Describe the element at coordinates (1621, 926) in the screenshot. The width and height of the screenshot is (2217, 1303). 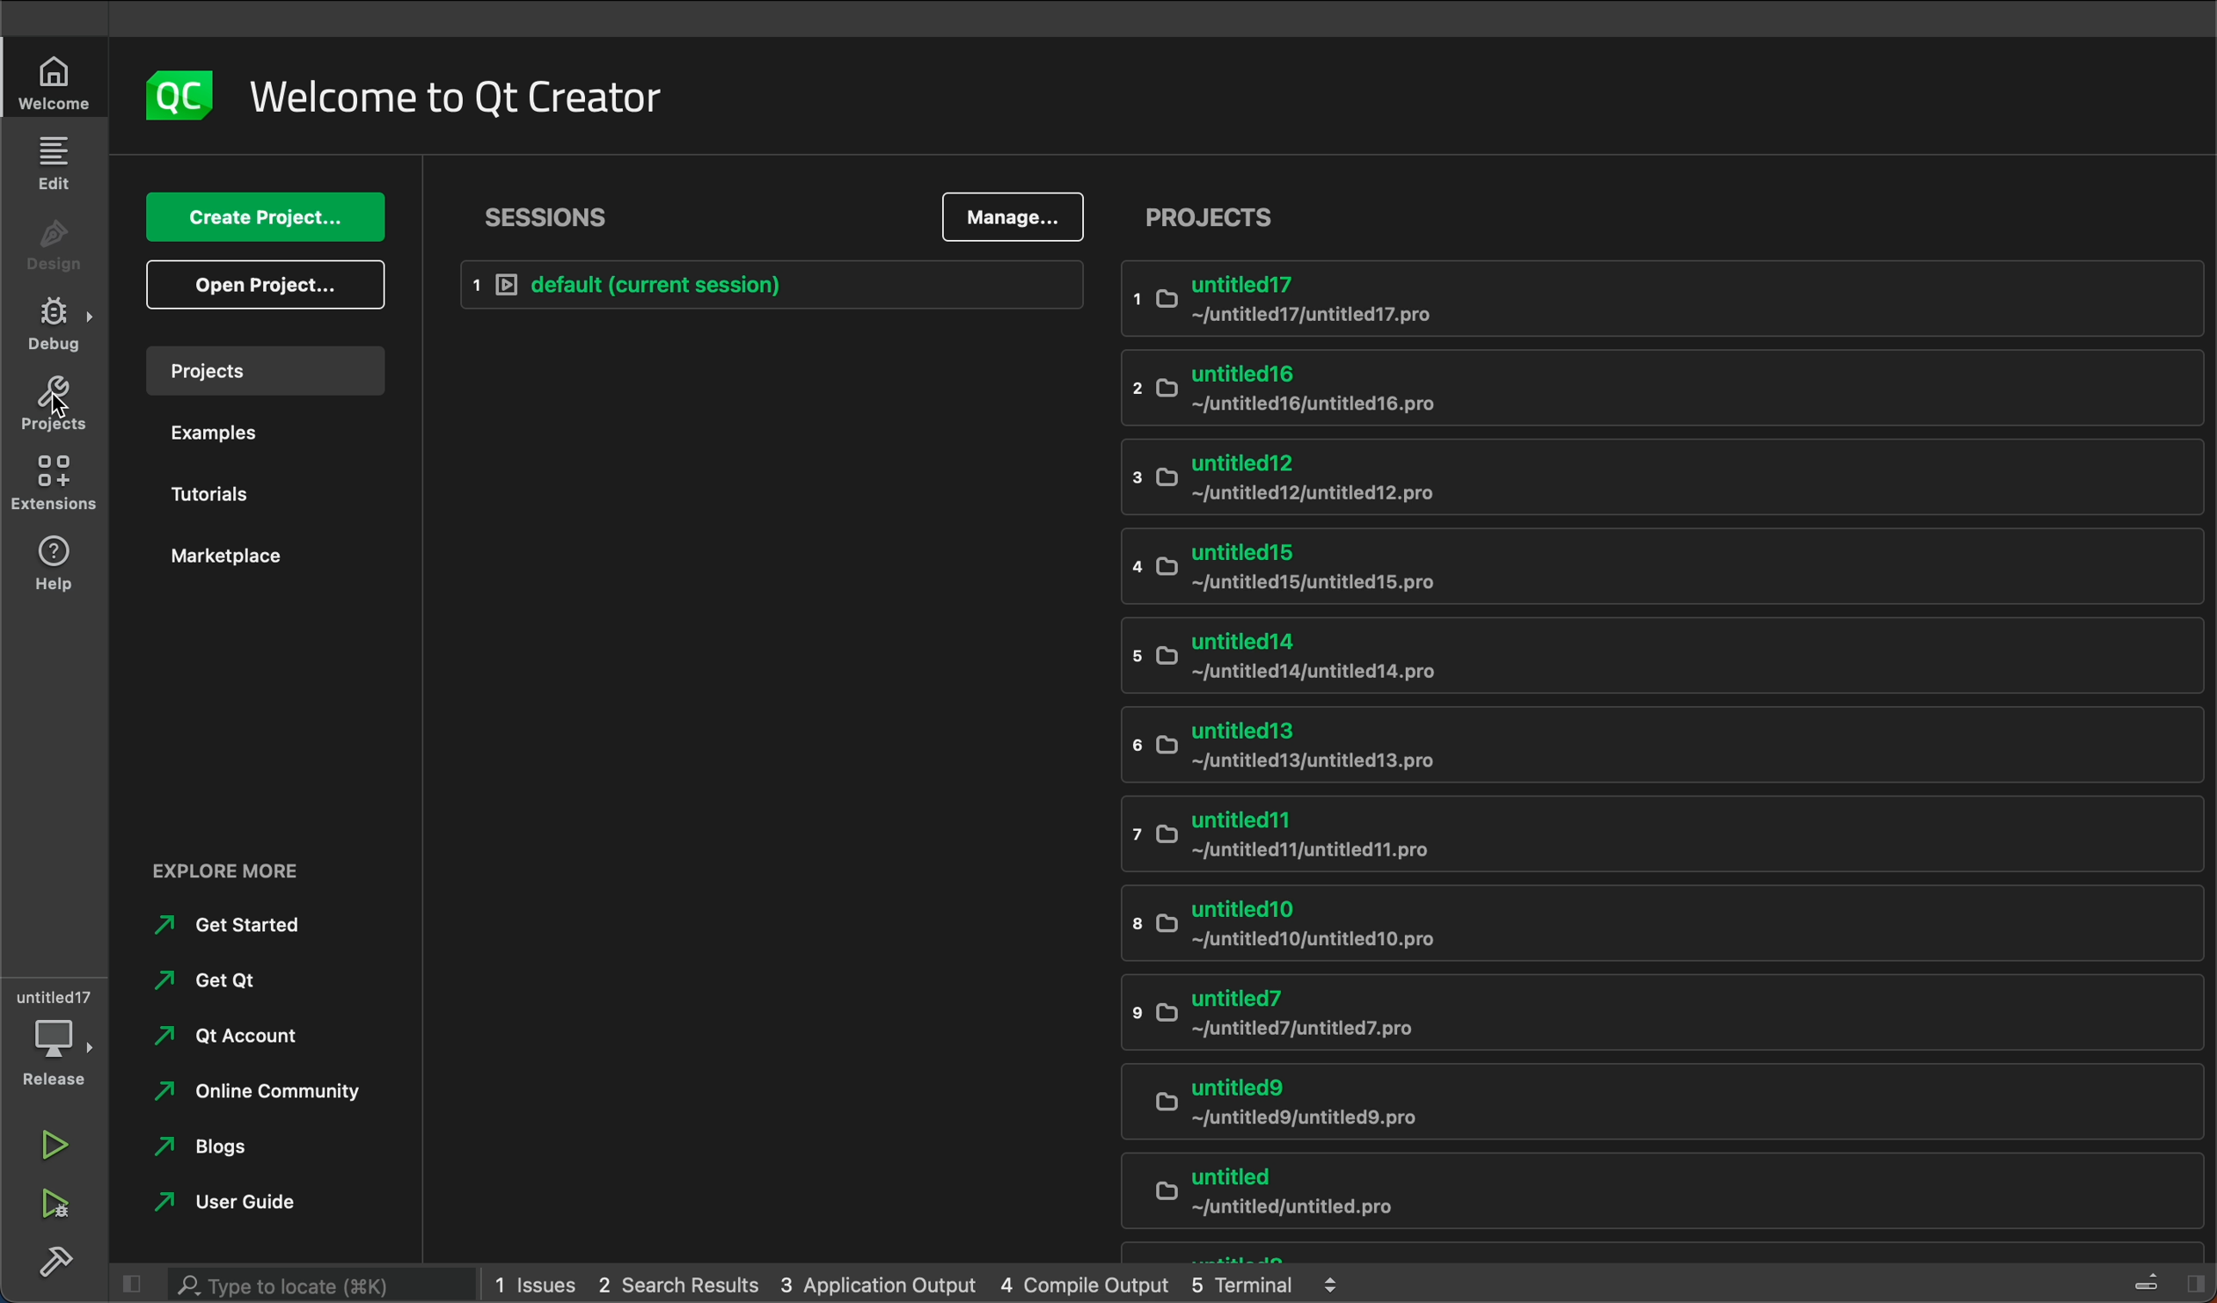
I see `untitled10` at that location.